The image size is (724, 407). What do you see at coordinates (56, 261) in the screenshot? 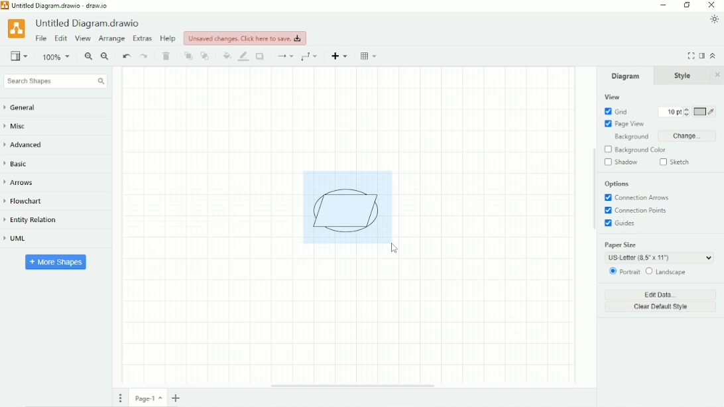
I see `More shapes` at bounding box center [56, 261].